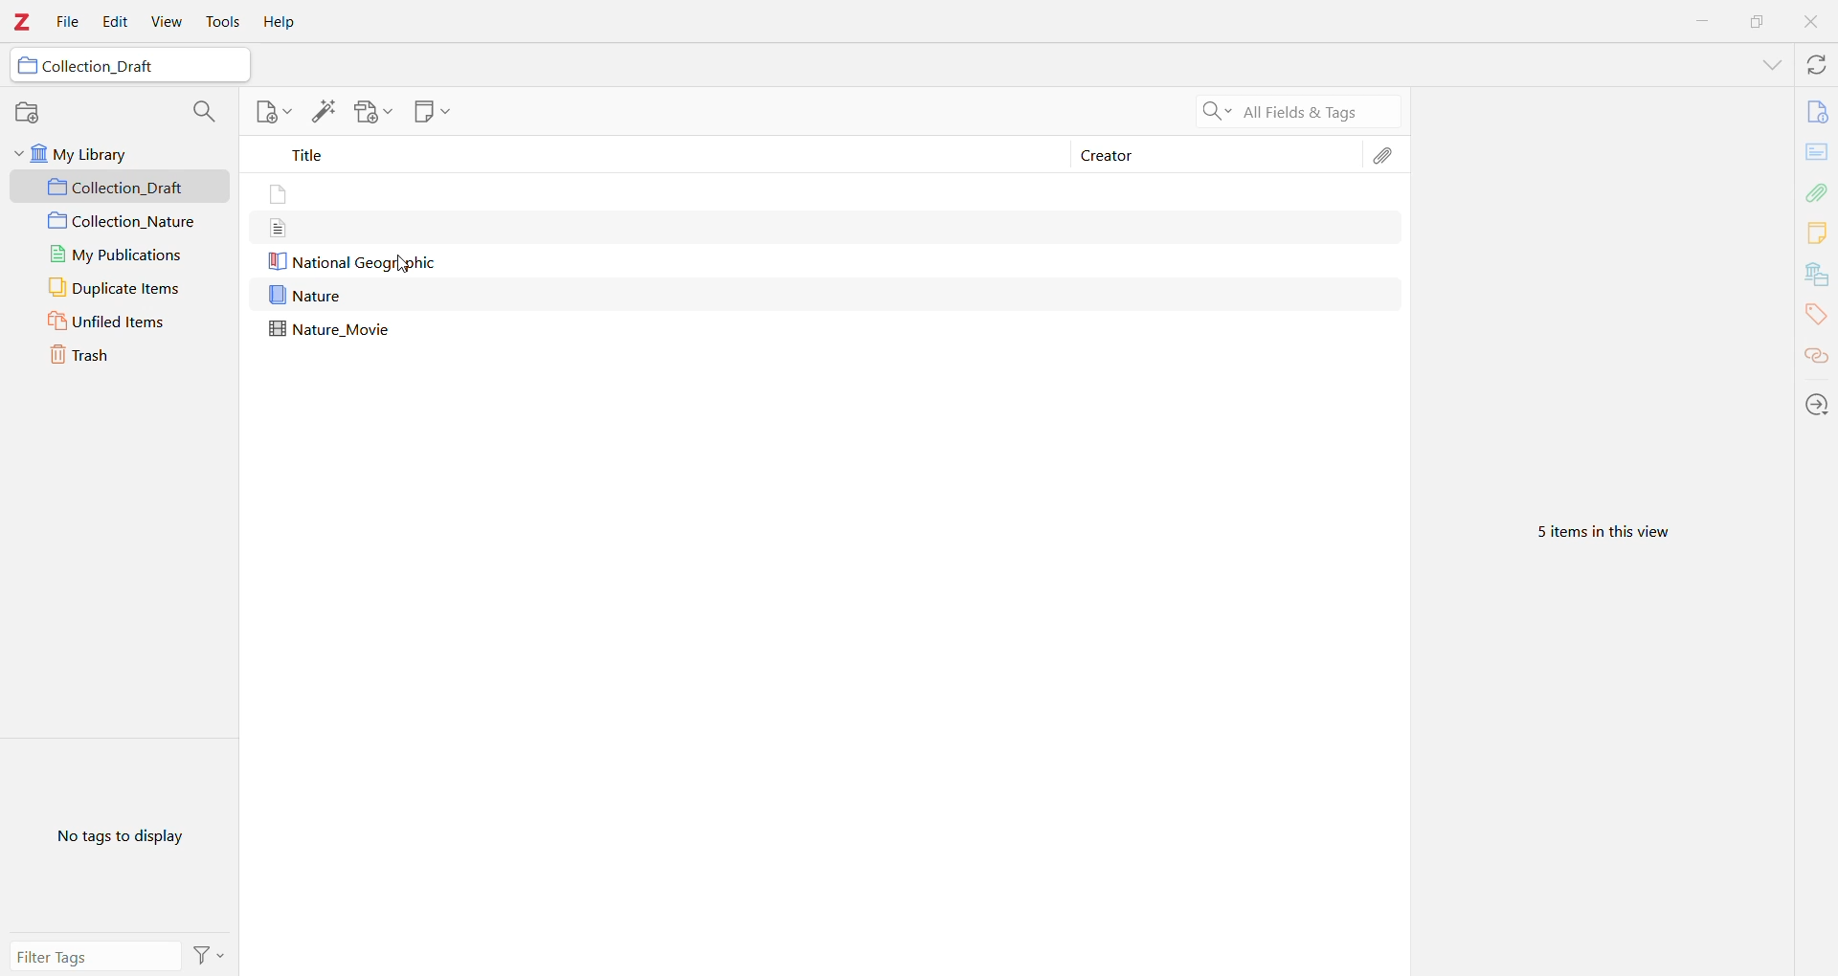 This screenshot has height=976, width=1838. Describe the element at coordinates (23, 22) in the screenshot. I see `Application Logo` at that location.